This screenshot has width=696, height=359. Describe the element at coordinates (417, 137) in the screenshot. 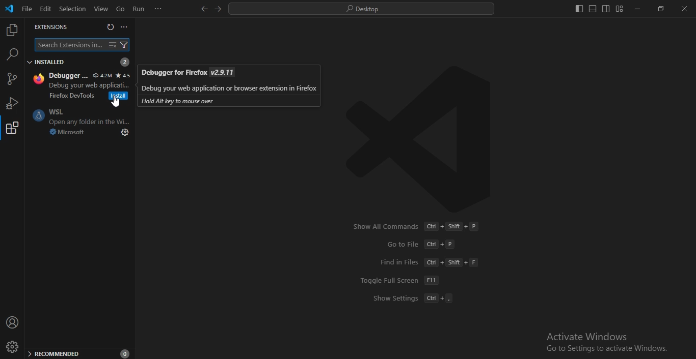

I see `vscode icon` at that location.